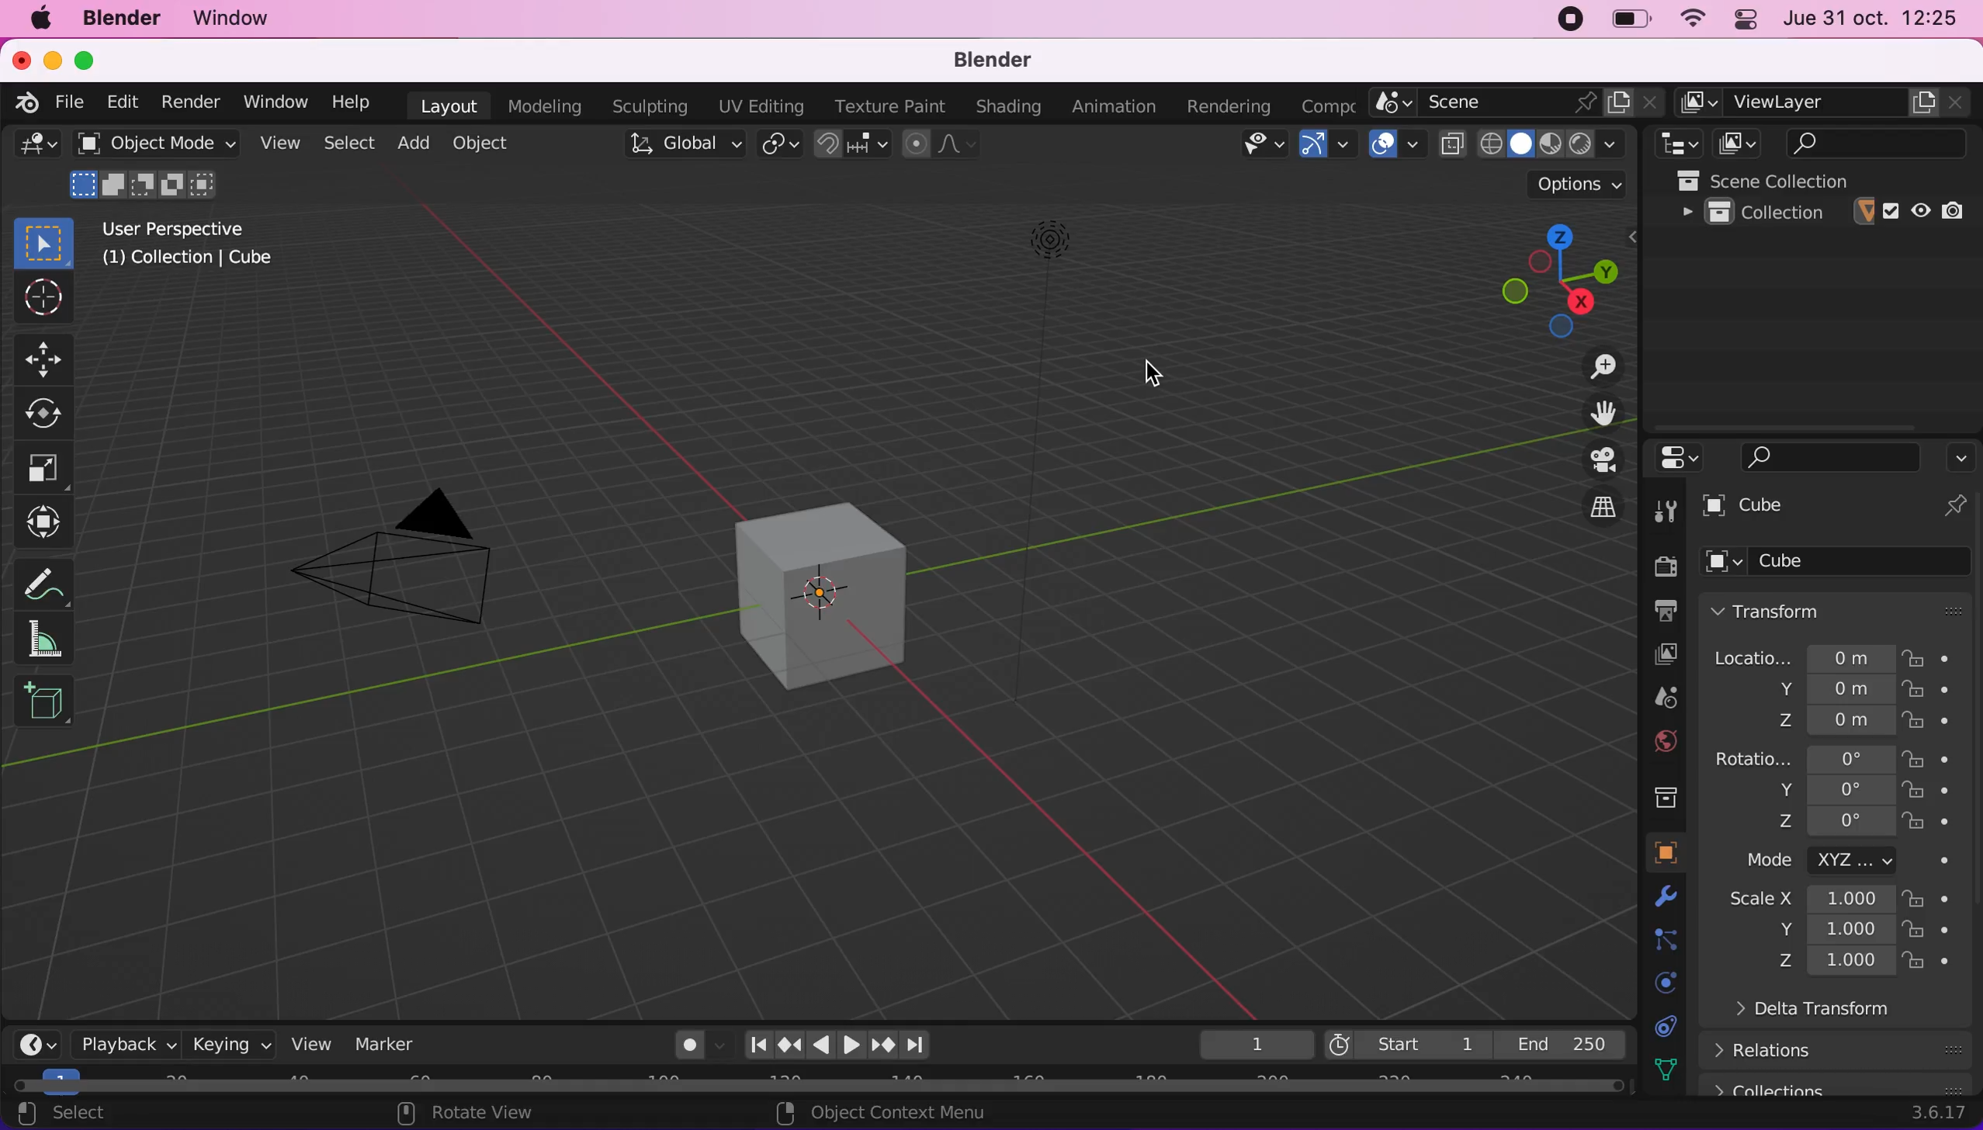 The image size is (1983, 1130). What do you see at coordinates (1558, 143) in the screenshot?
I see `viewport shading` at bounding box center [1558, 143].